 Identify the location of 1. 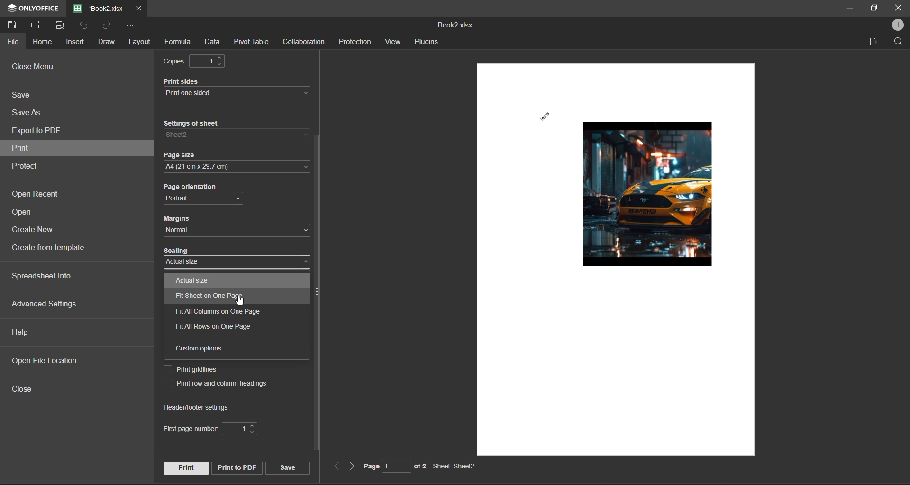
(212, 62).